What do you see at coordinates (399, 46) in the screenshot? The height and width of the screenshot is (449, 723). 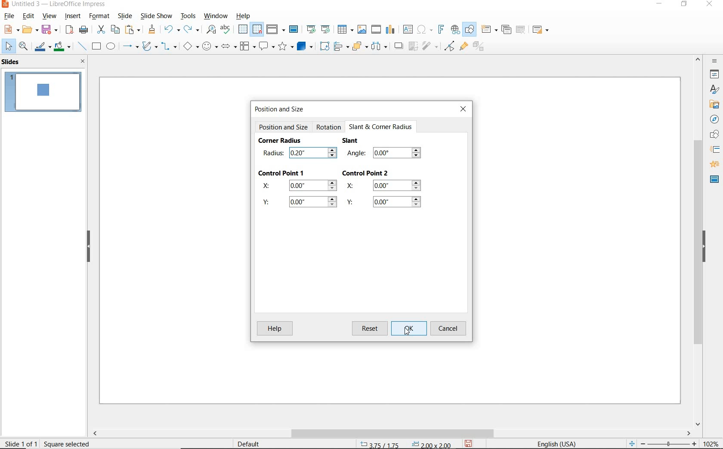 I see `shadow` at bounding box center [399, 46].